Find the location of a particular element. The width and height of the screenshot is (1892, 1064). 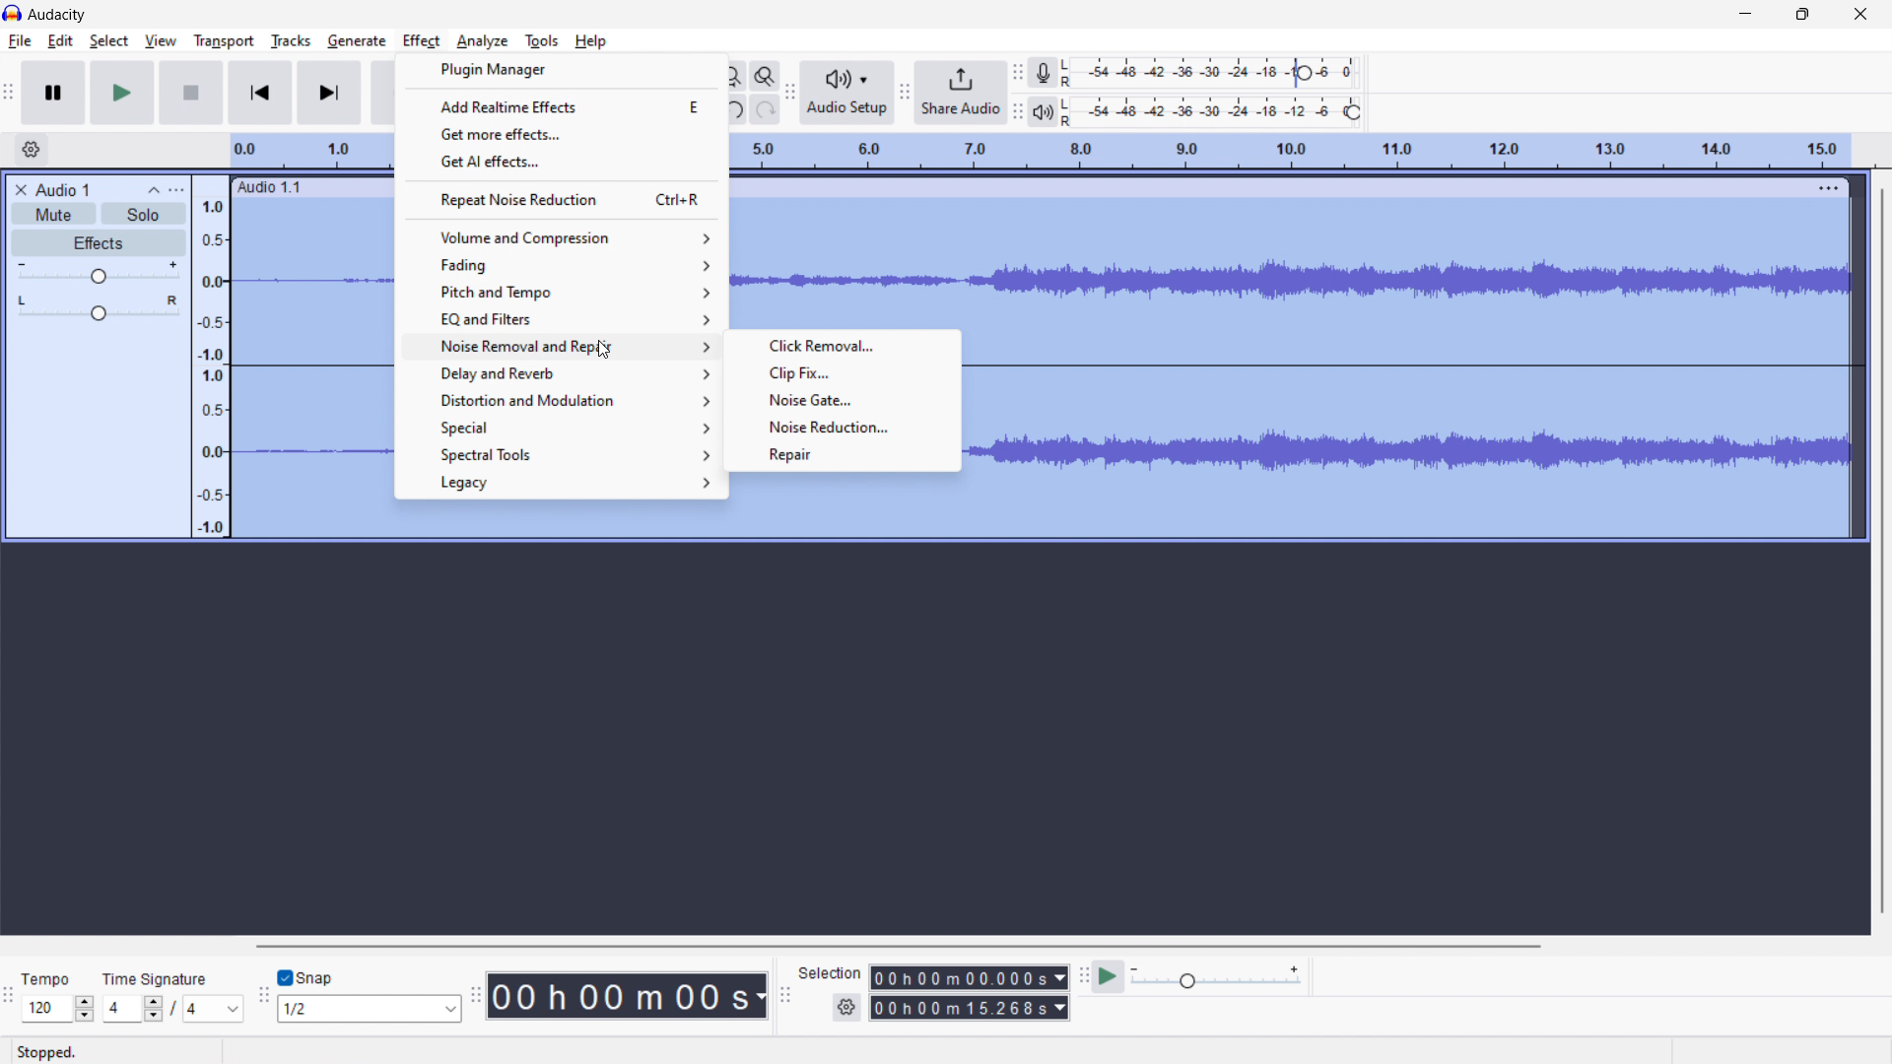

share audio is located at coordinates (961, 93).